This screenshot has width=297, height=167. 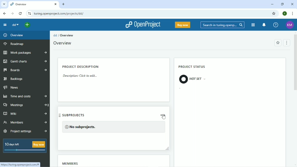 I want to click on Restore down, so click(x=282, y=4).